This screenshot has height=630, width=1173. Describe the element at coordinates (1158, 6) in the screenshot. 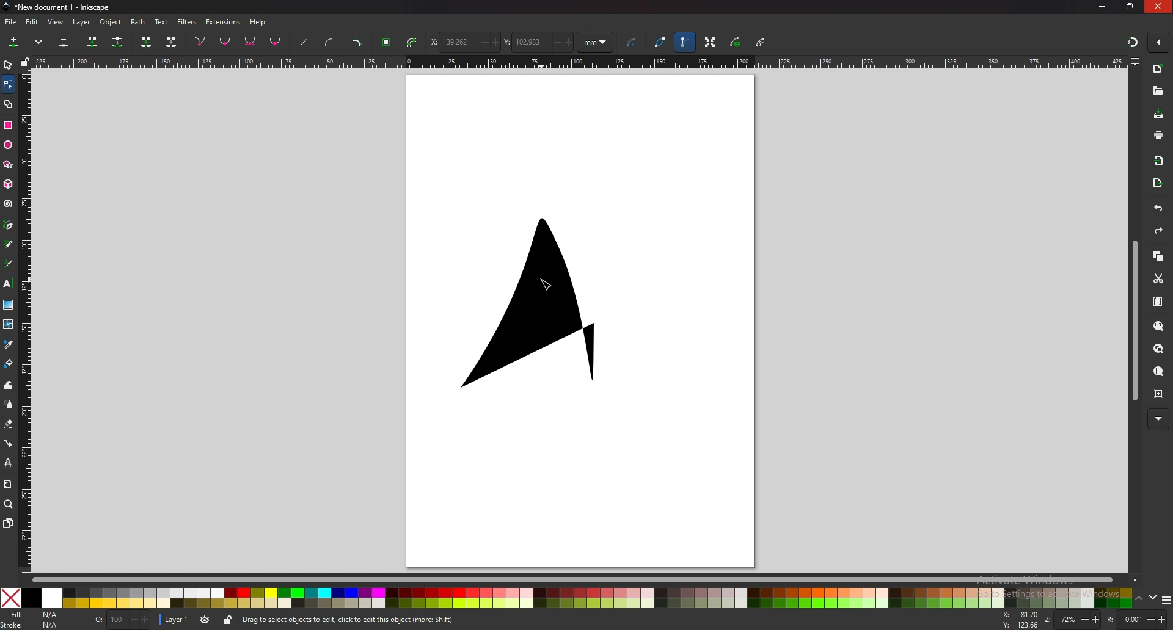

I see `close` at that location.